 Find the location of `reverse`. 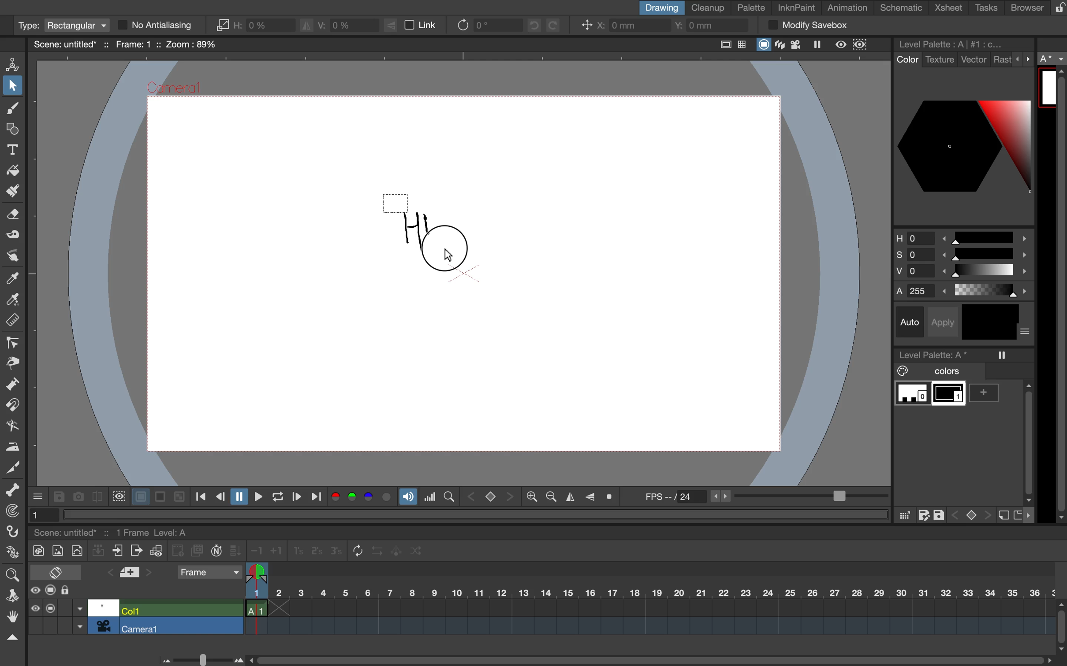

reverse is located at coordinates (377, 551).